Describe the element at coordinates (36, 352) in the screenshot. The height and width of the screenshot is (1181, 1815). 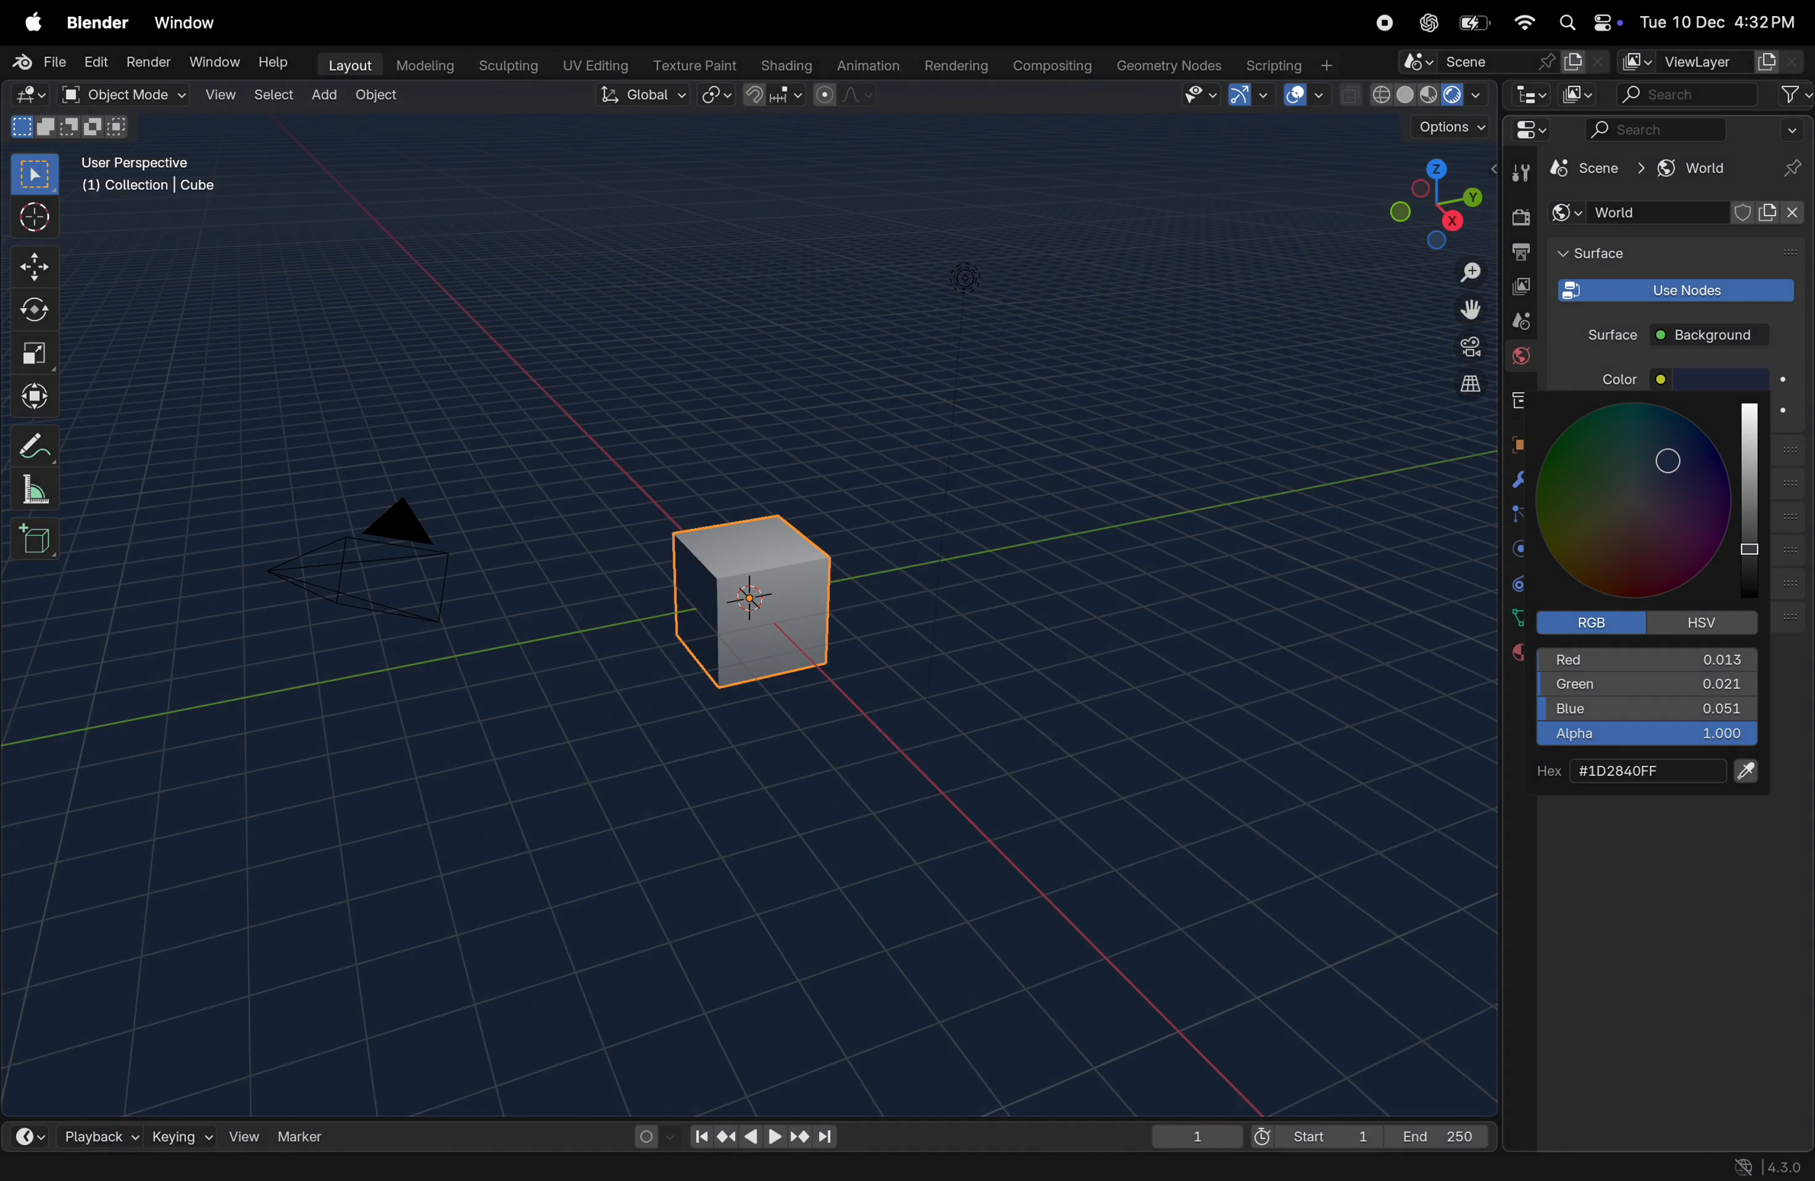
I see `shape` at that location.